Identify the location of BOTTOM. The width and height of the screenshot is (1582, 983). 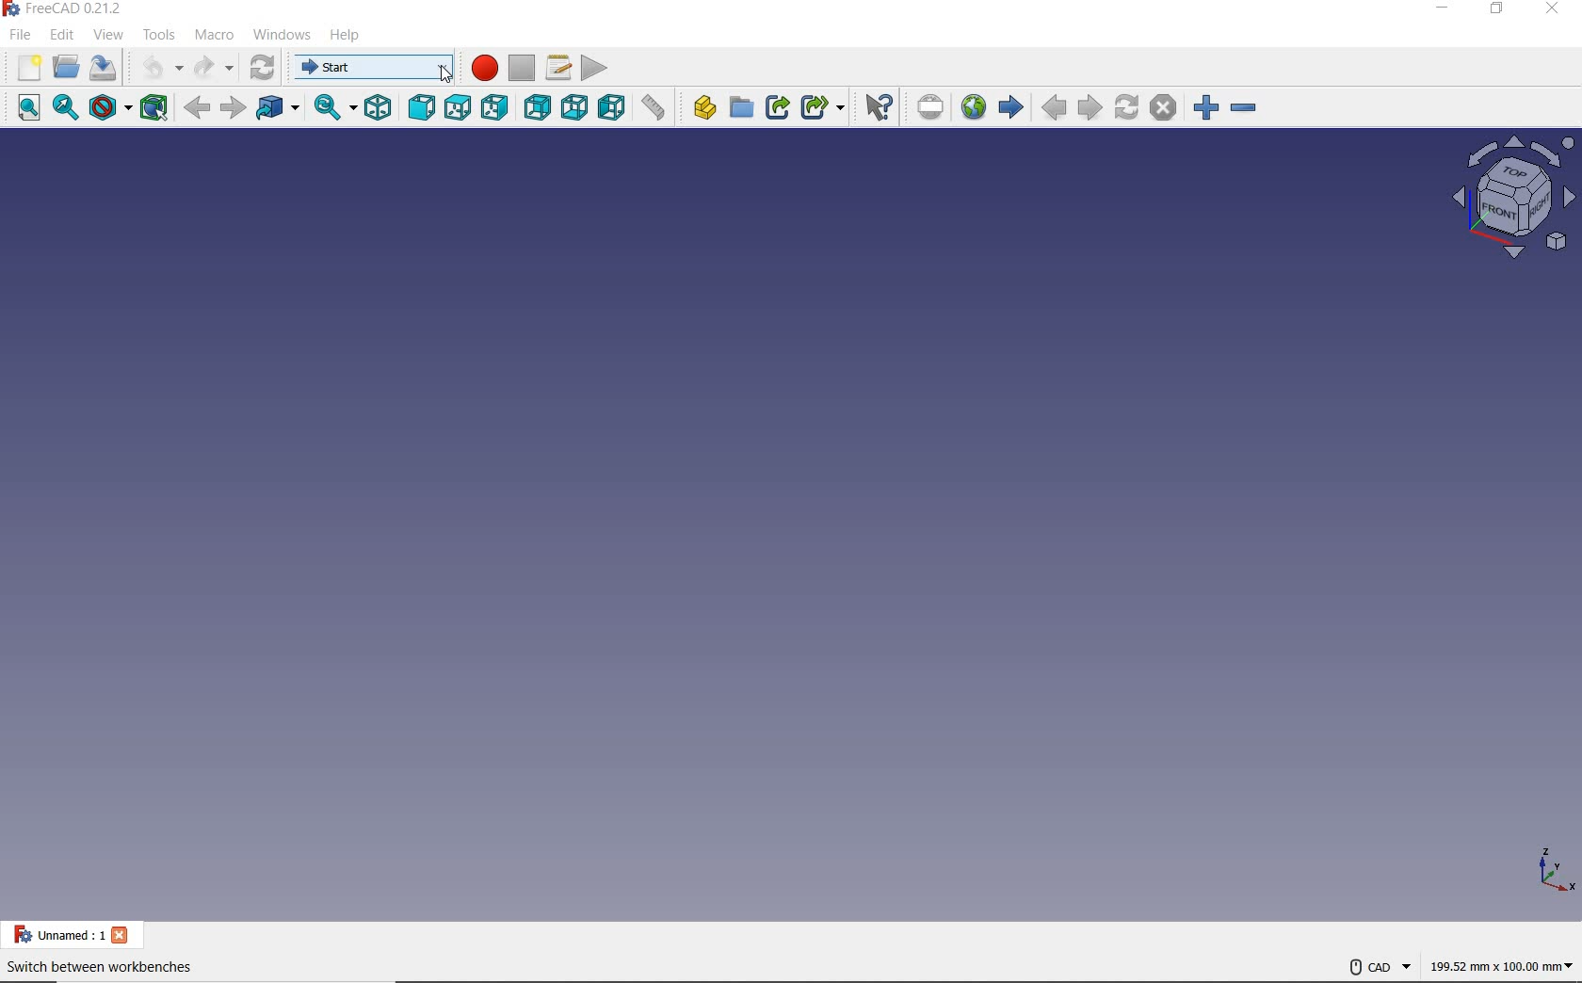
(574, 105).